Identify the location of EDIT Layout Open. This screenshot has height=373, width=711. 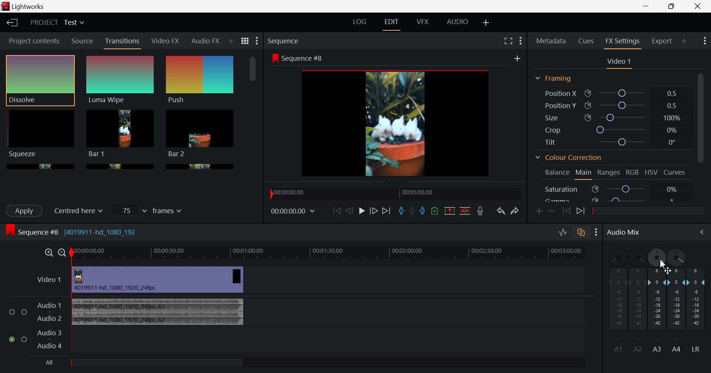
(391, 24).